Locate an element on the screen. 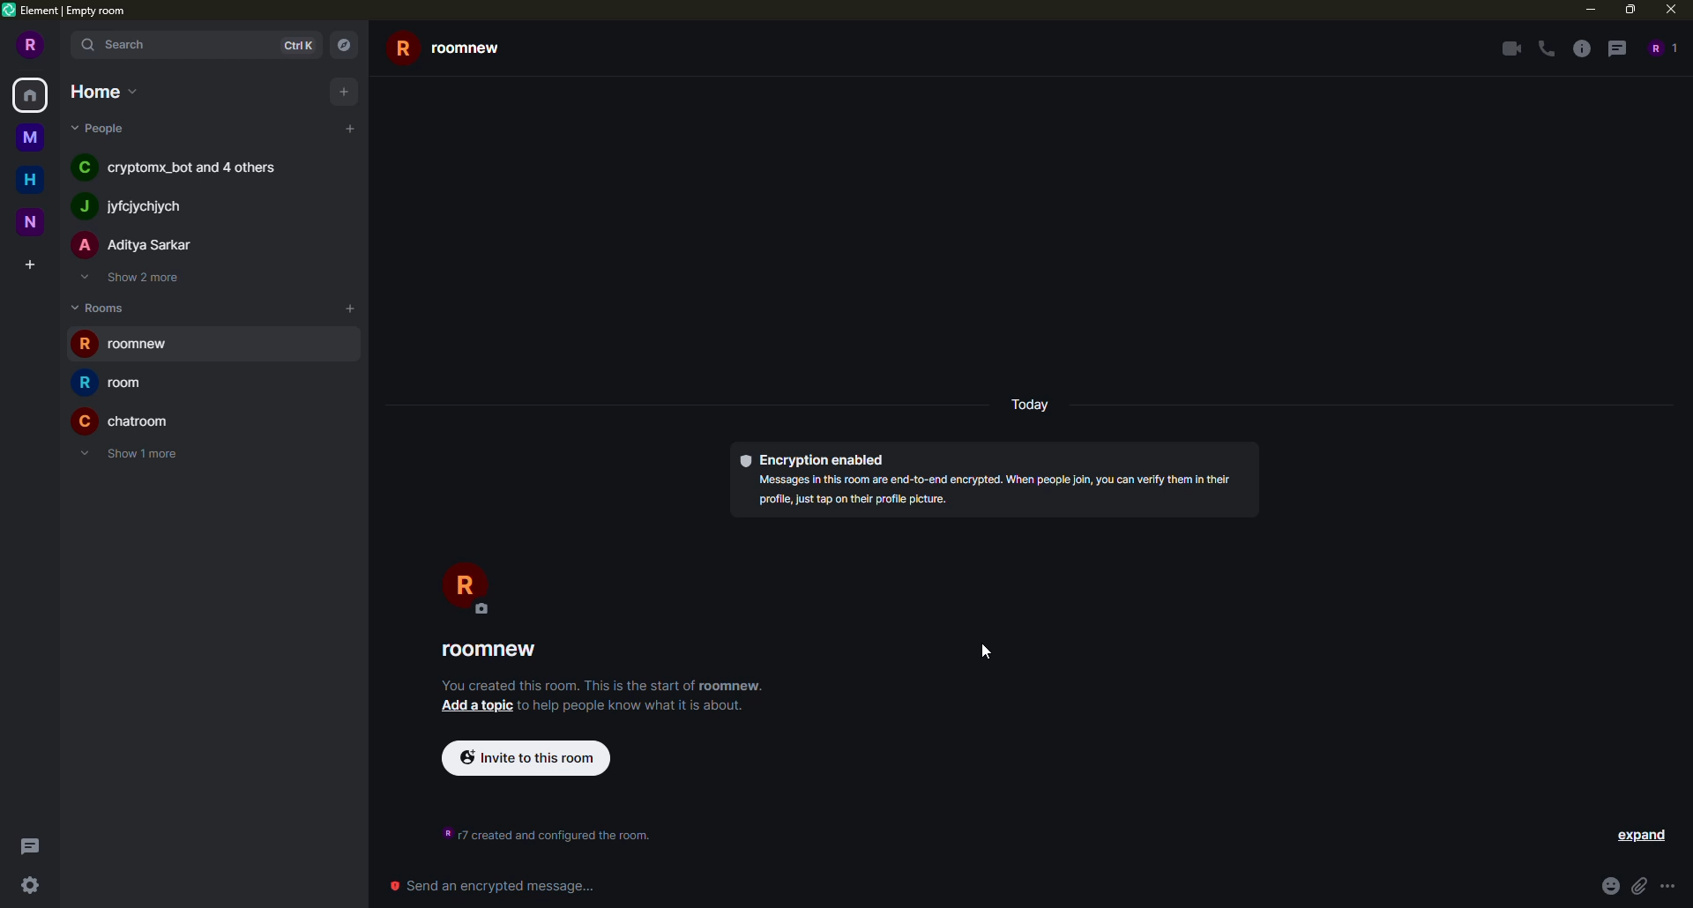 The width and height of the screenshot is (1693, 908). people is located at coordinates (1662, 46).